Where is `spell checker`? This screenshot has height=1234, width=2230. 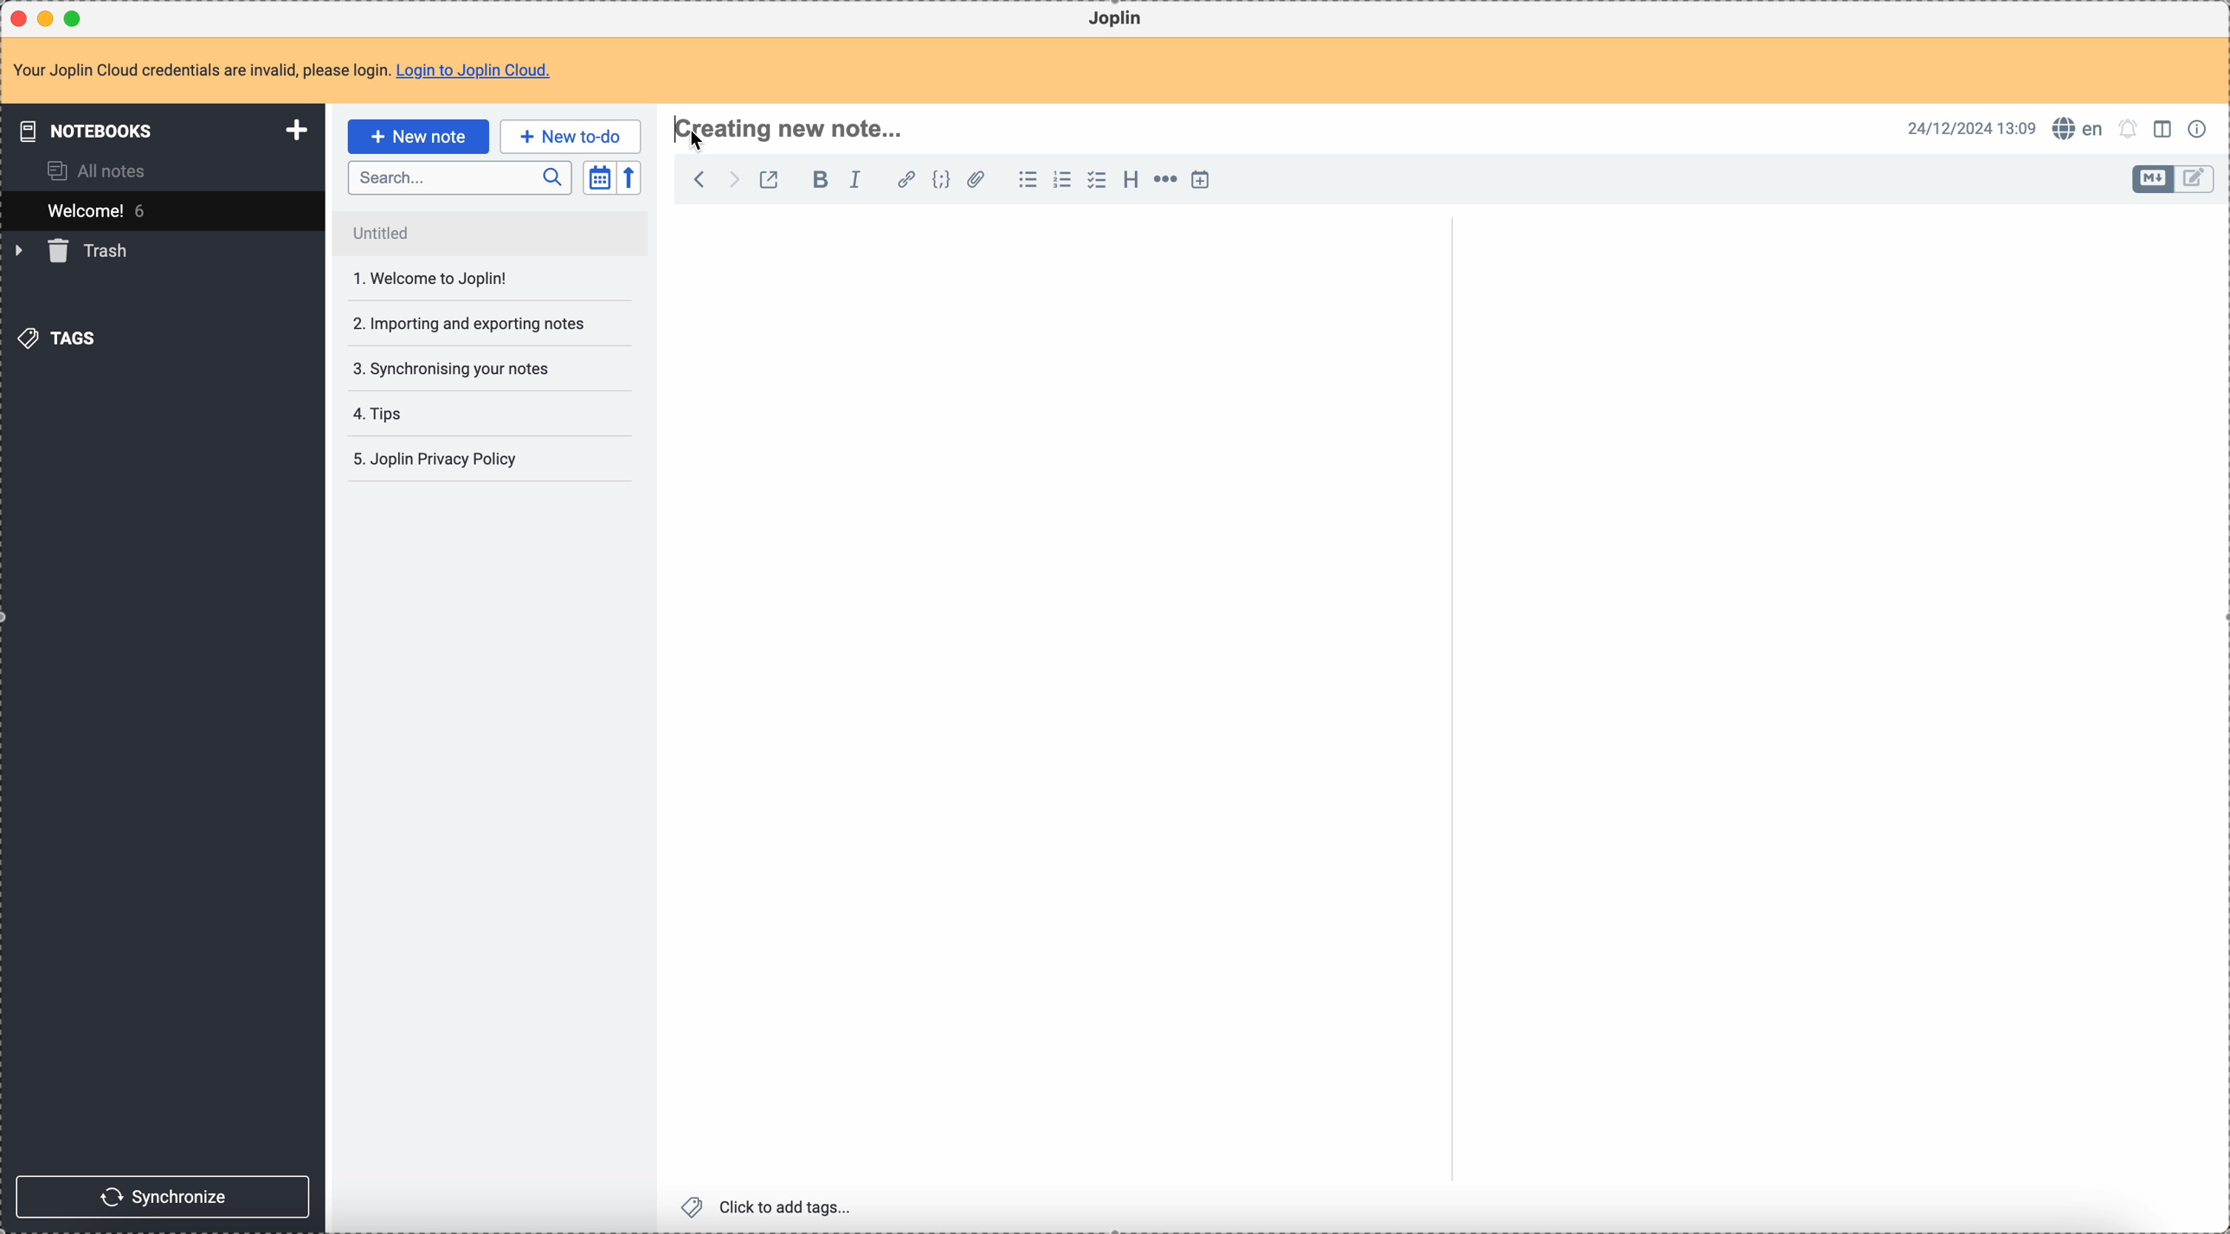 spell checker is located at coordinates (2083, 128).